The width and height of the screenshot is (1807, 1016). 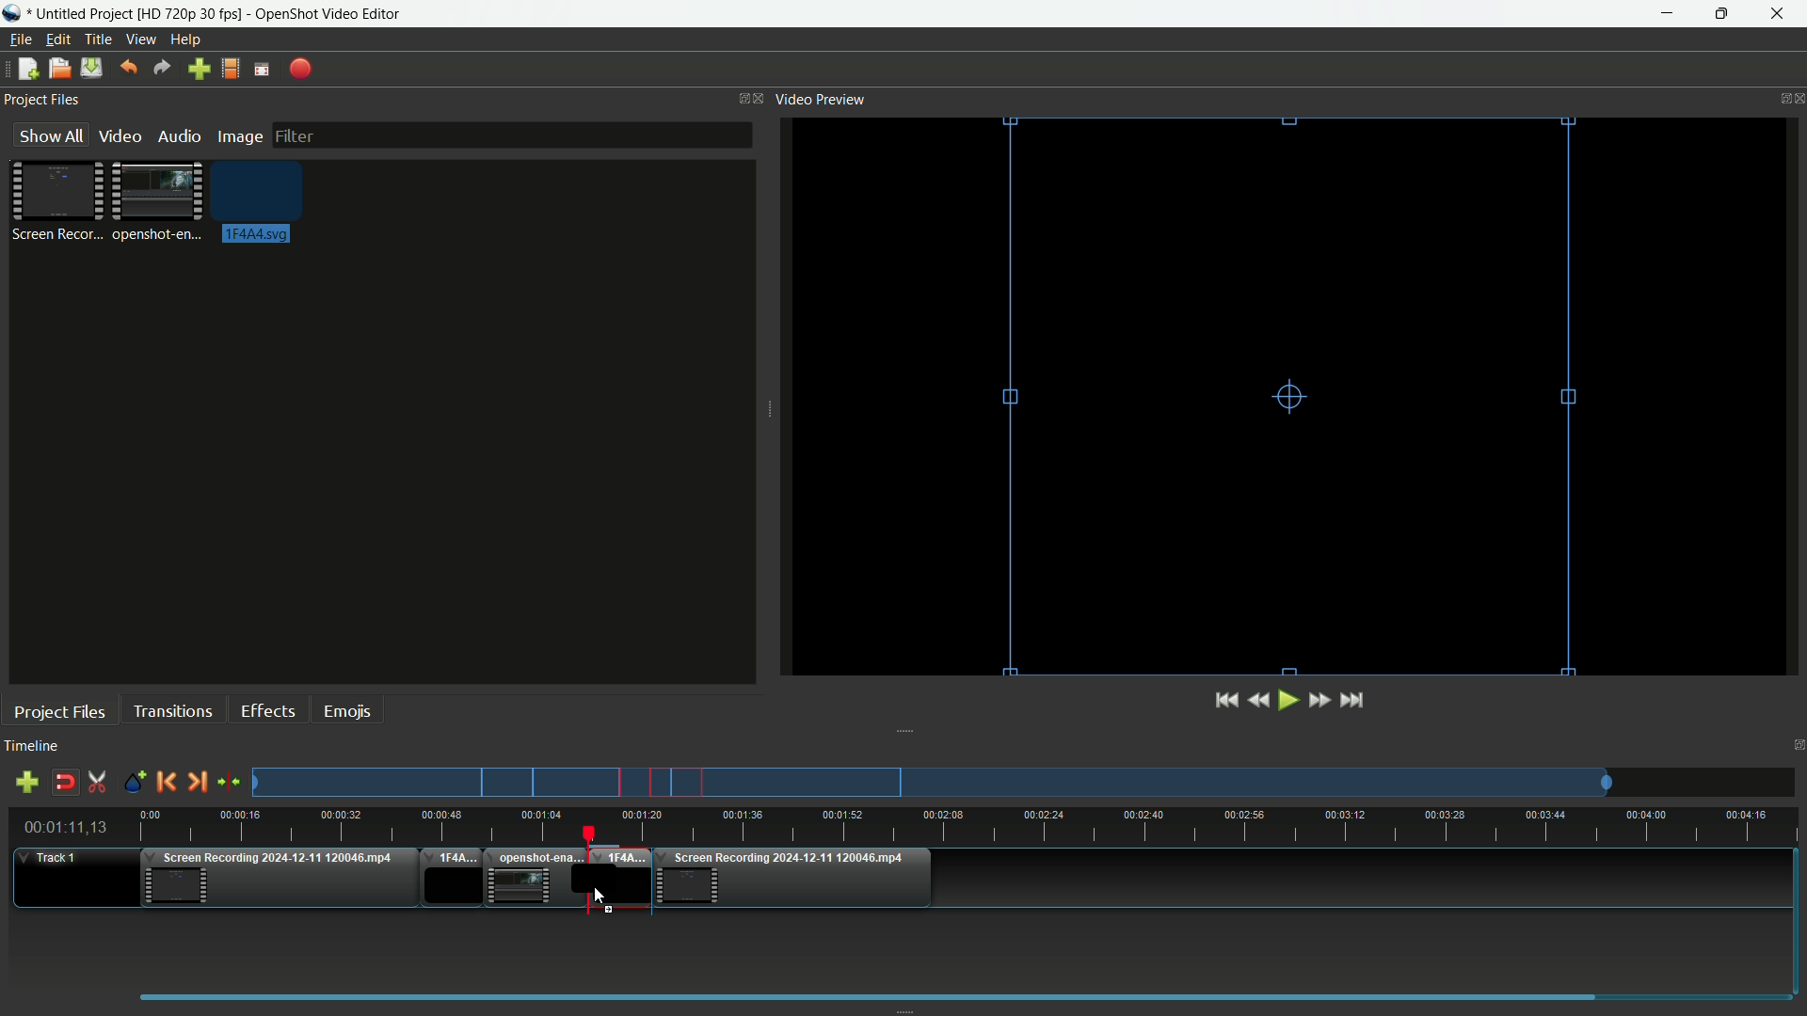 What do you see at coordinates (1319, 700) in the screenshot?
I see `Quick play forward` at bounding box center [1319, 700].